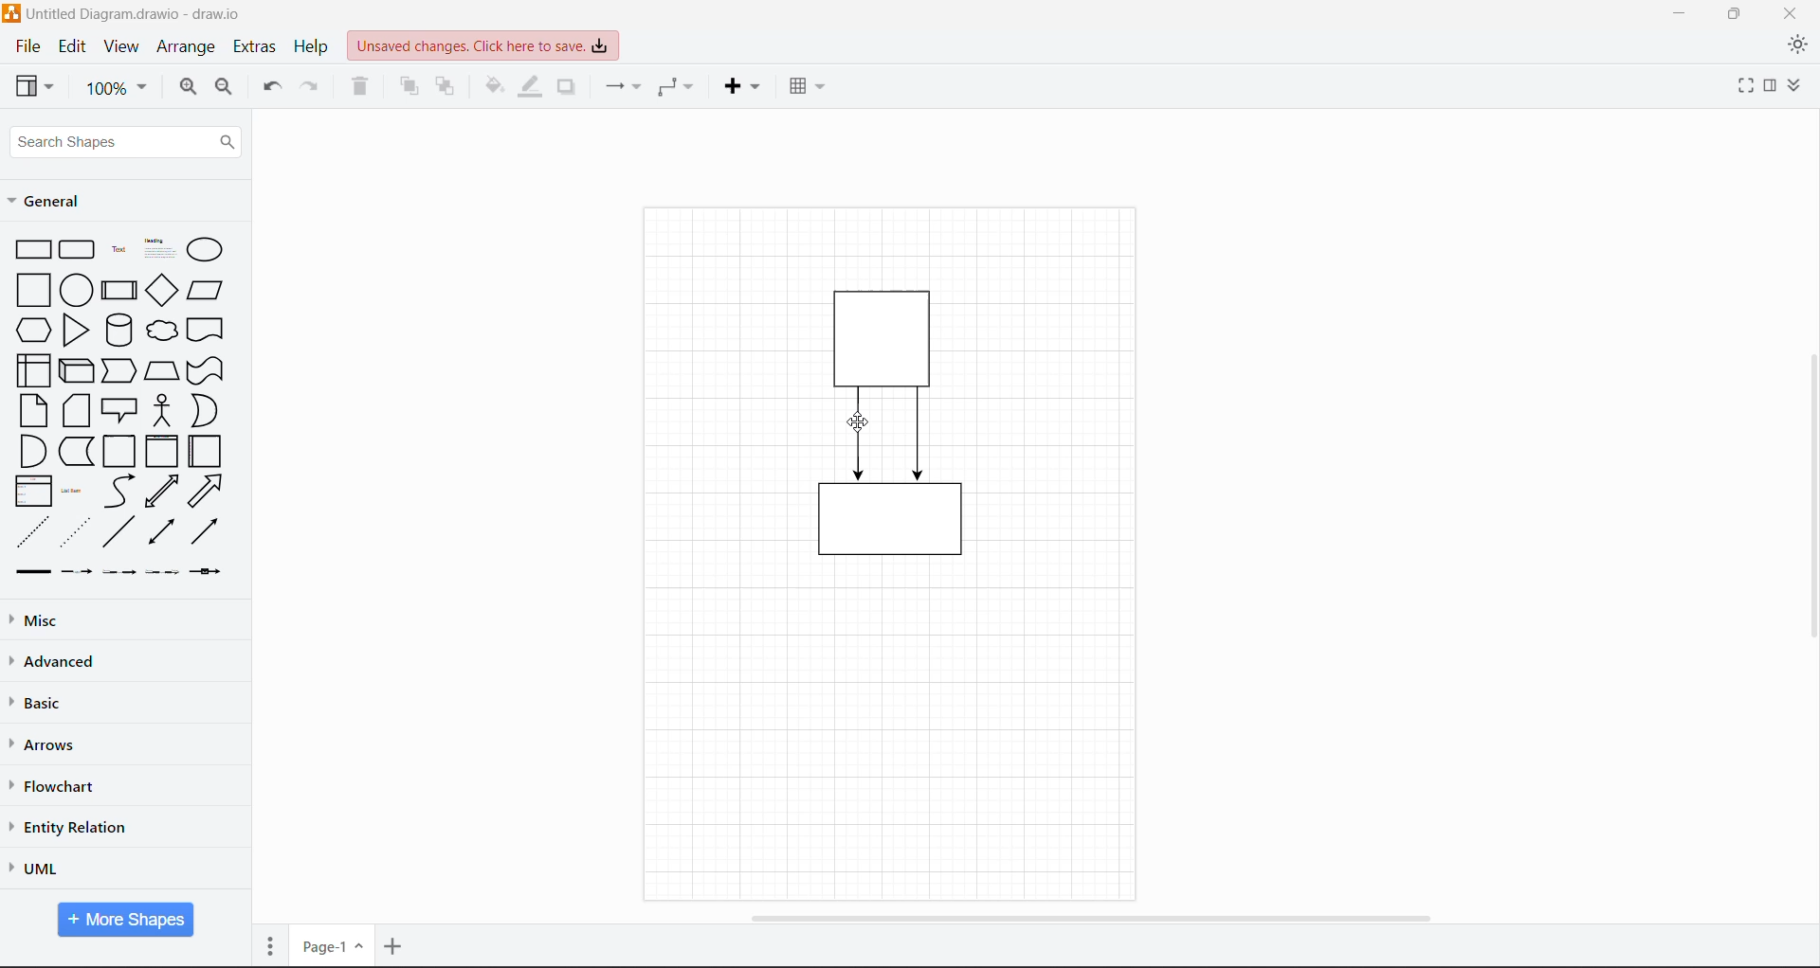 Image resolution: width=1820 pixels, height=968 pixels. Describe the element at coordinates (117, 89) in the screenshot. I see `Zoom` at that location.